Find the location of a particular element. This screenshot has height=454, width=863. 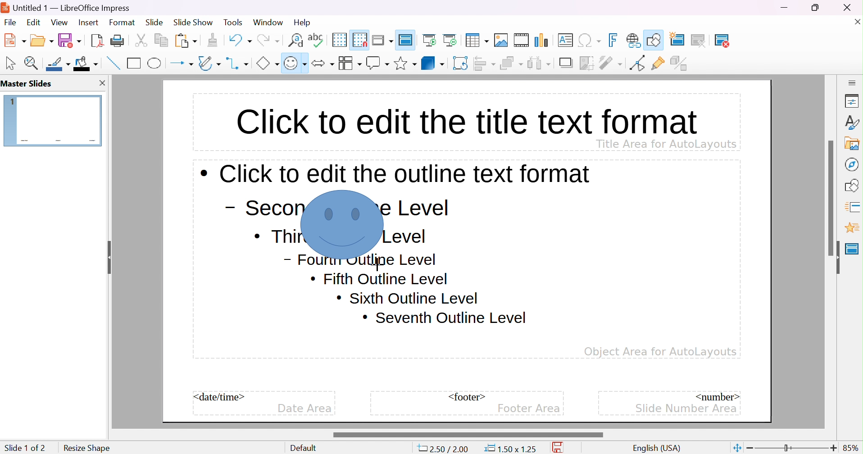

find and replace is located at coordinates (295, 39).